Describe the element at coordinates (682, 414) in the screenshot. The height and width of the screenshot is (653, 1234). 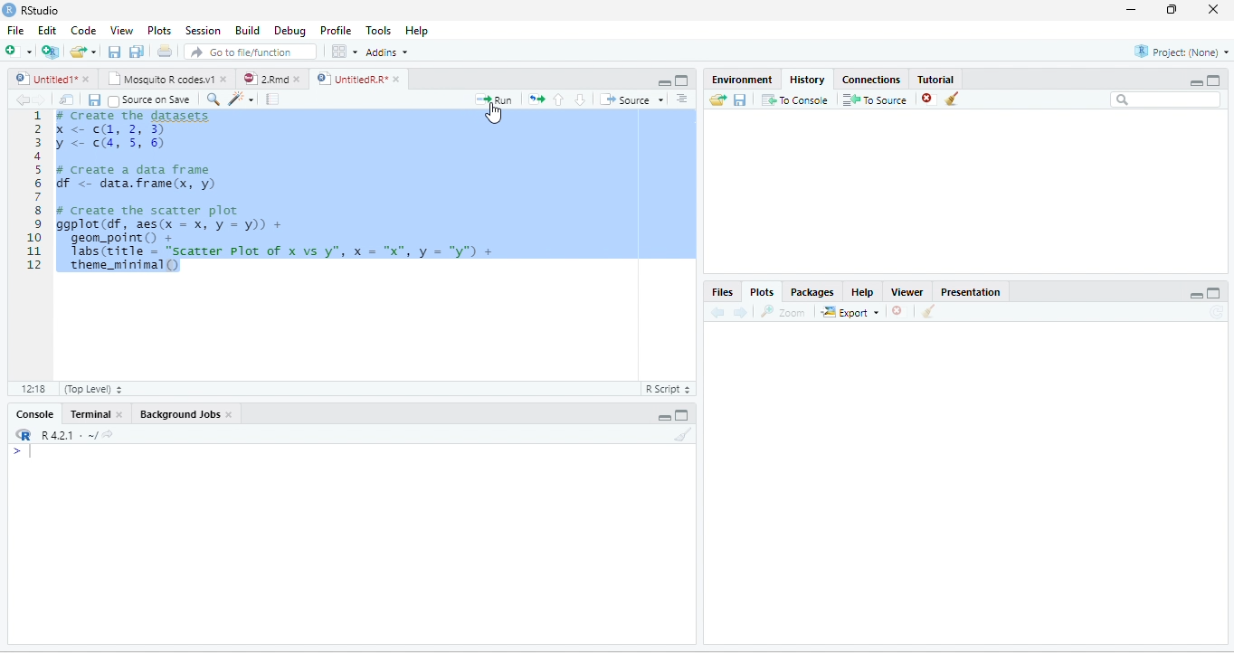
I see `Maximize` at that location.